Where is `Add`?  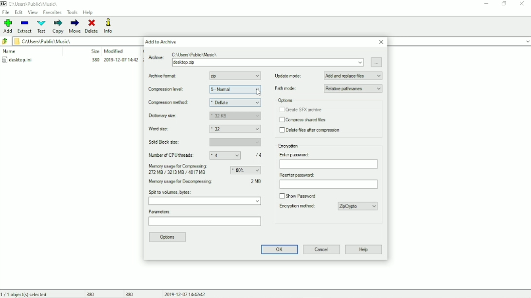 Add is located at coordinates (8, 26).